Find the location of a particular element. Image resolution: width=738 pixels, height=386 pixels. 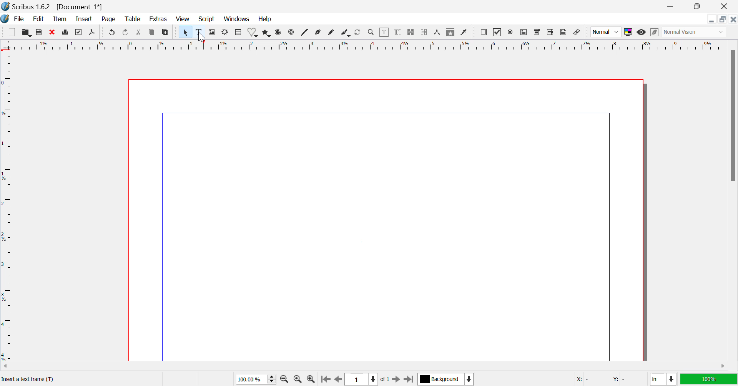

Copy is located at coordinates (152, 32).